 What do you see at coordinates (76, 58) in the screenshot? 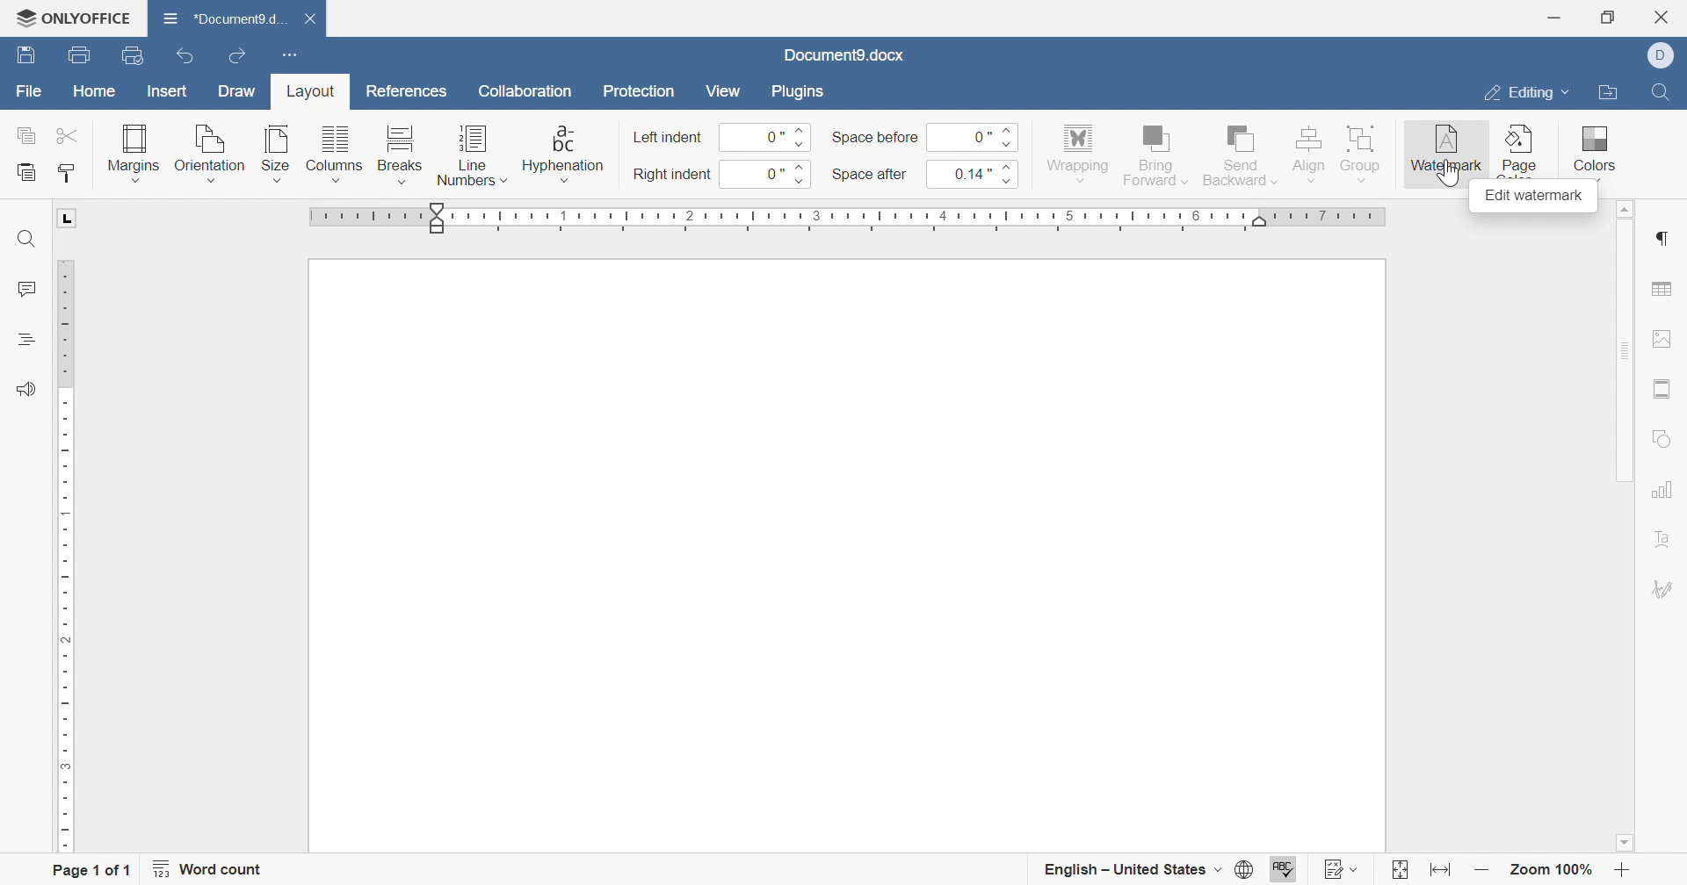
I see `print` at bounding box center [76, 58].